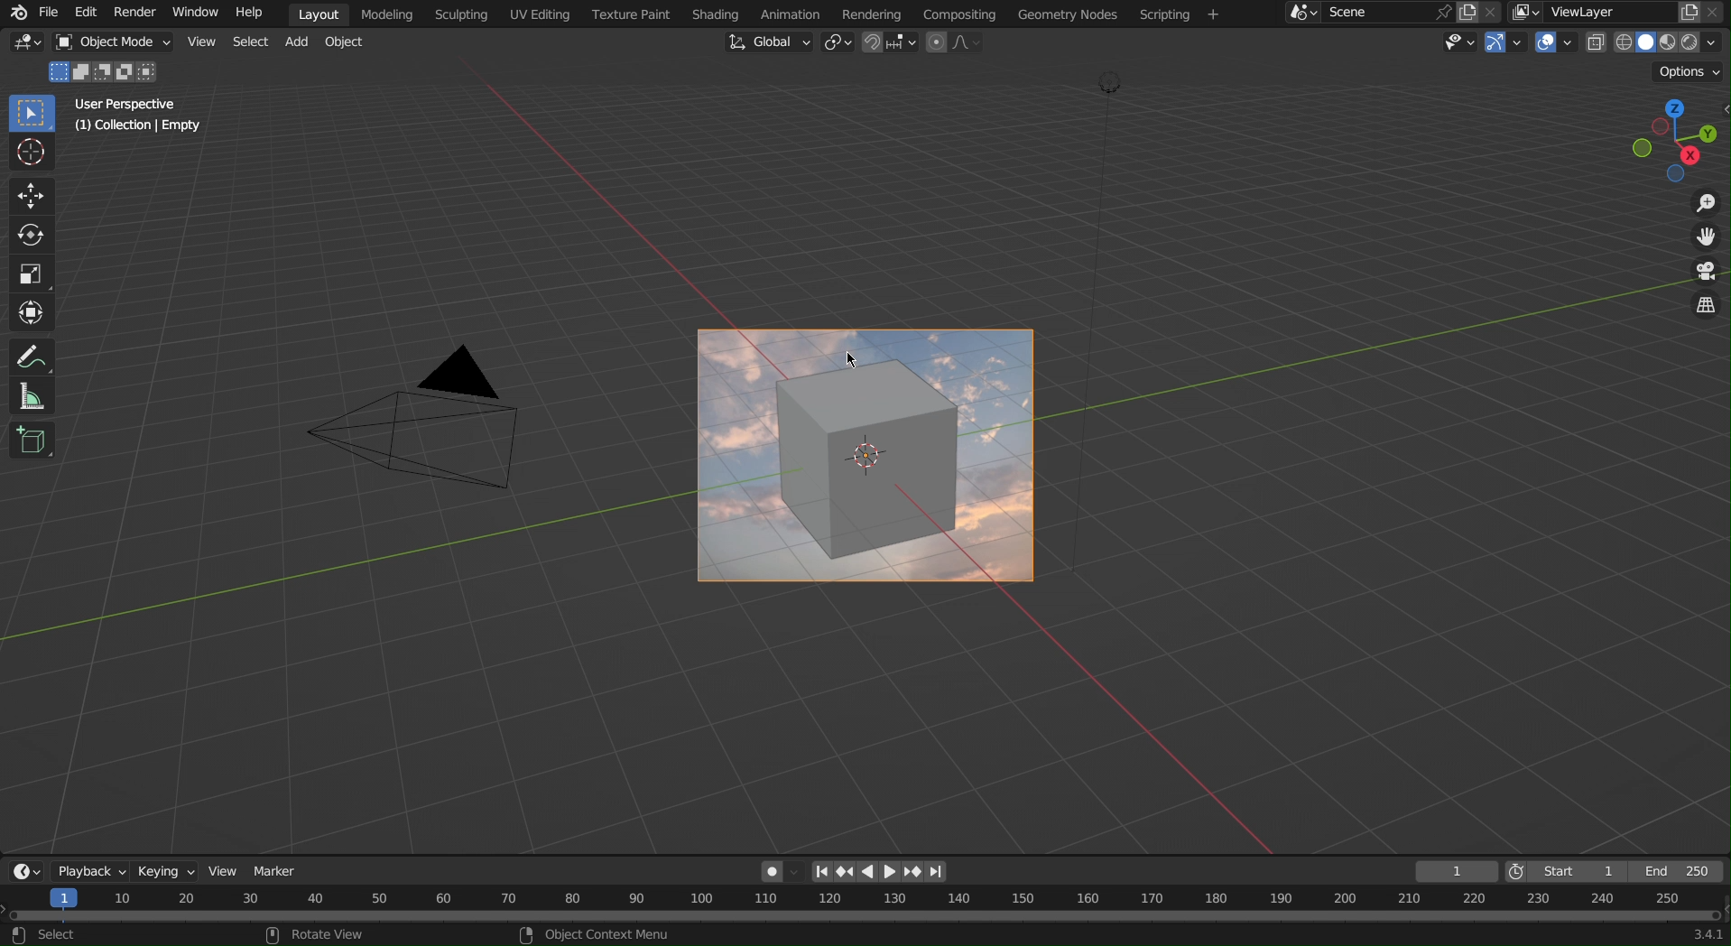 This screenshot has width=1731, height=946. What do you see at coordinates (1706, 273) in the screenshot?
I see `Camera View` at bounding box center [1706, 273].